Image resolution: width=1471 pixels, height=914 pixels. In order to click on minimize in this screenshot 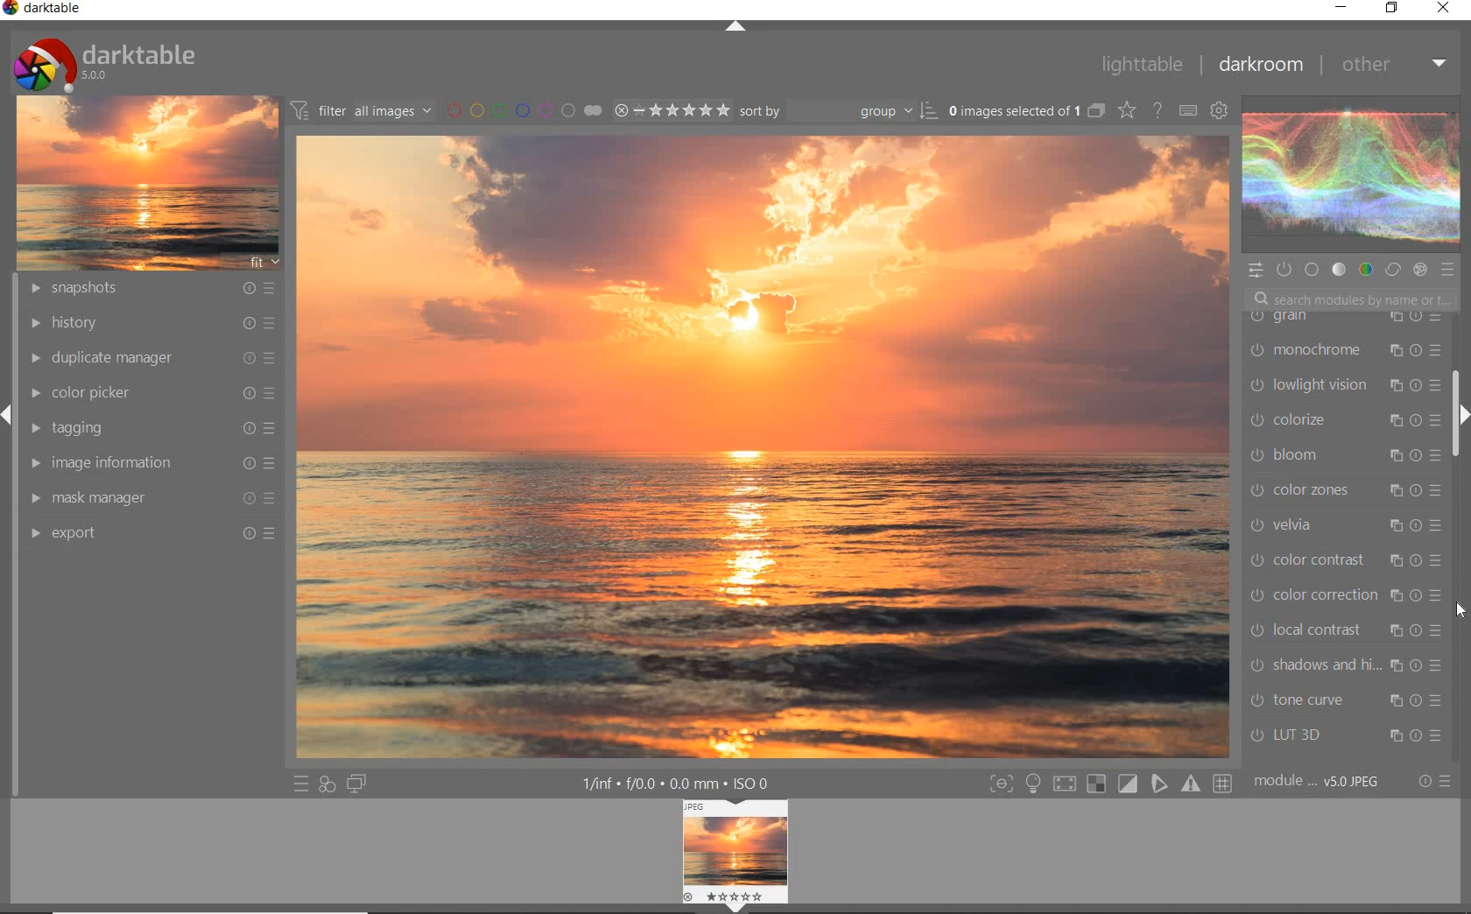, I will do `click(1343, 6)`.